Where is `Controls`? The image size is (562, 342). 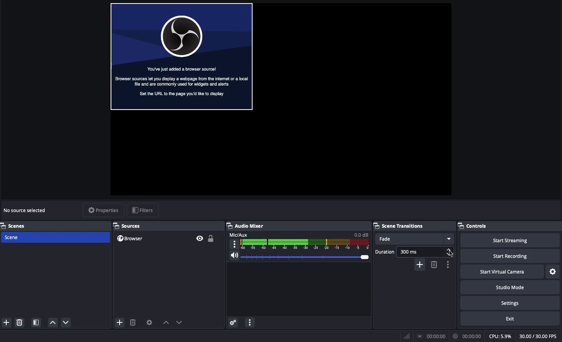
Controls is located at coordinates (474, 226).